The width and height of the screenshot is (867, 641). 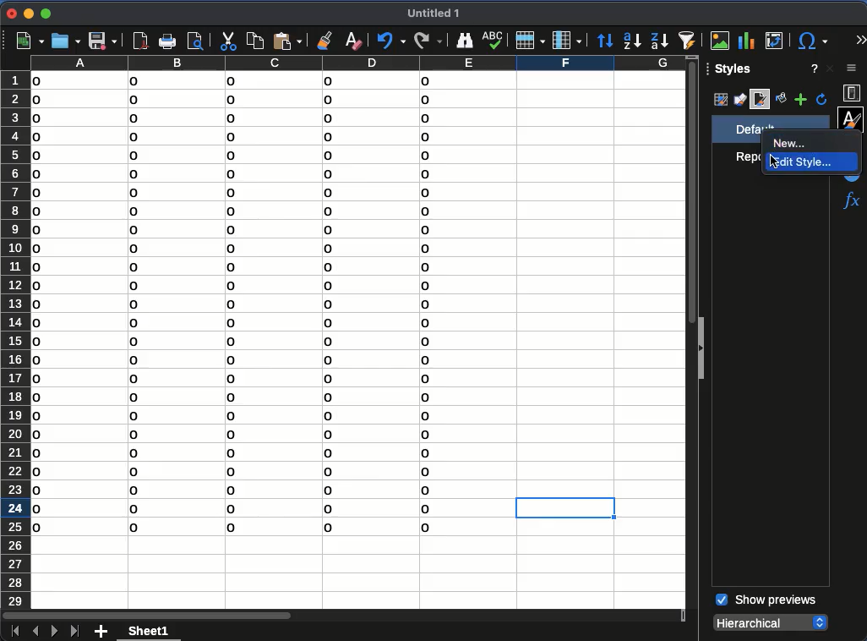 I want to click on cut, so click(x=227, y=41).